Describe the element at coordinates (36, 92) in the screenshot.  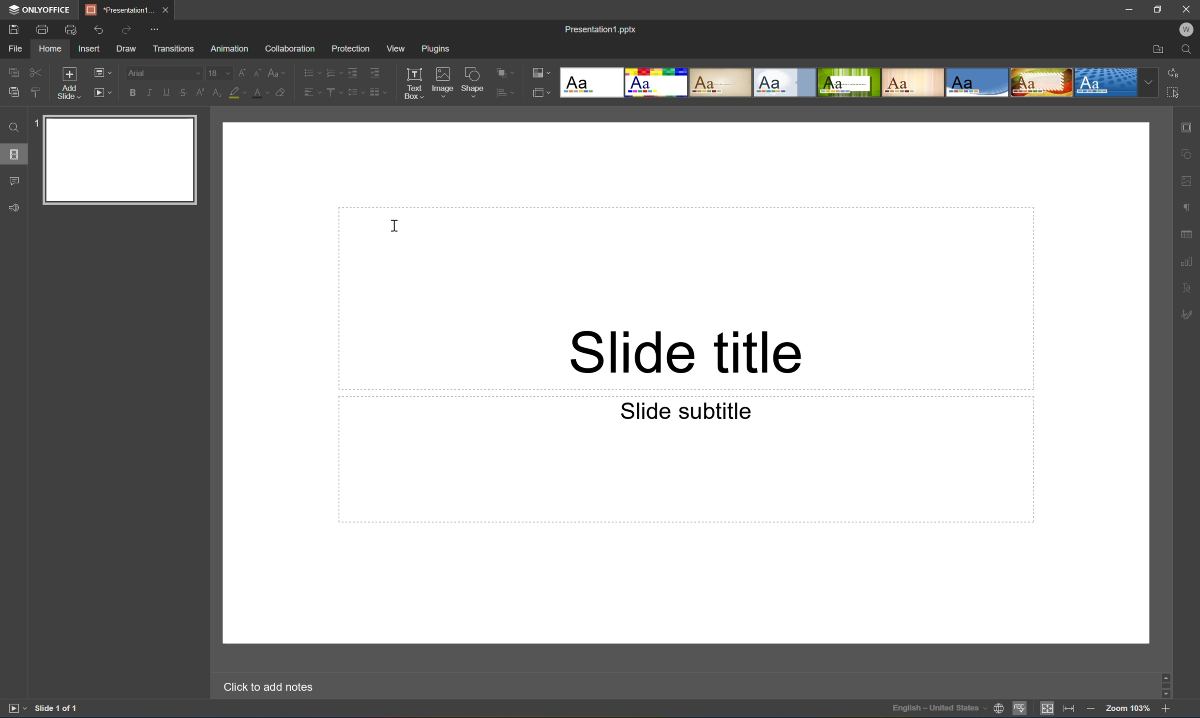
I see `Copy style` at that location.